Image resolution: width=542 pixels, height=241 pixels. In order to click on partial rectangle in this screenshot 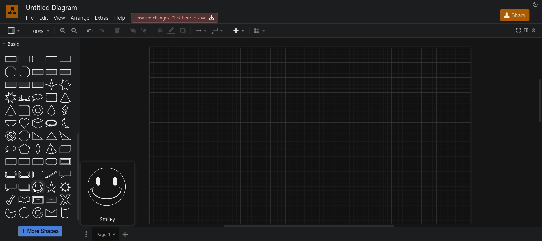, I will do `click(65, 59)`.